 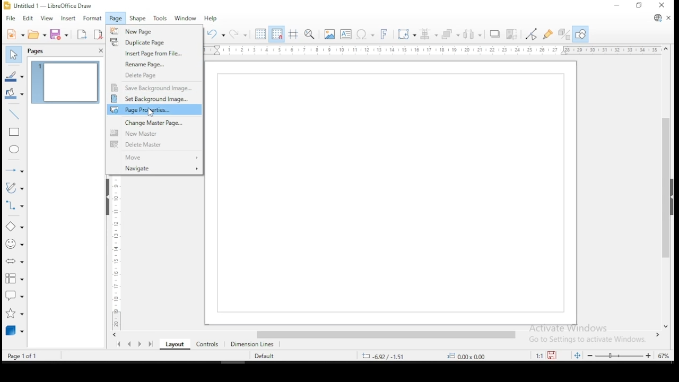 What do you see at coordinates (278, 35) in the screenshot?
I see `snap to grids` at bounding box center [278, 35].